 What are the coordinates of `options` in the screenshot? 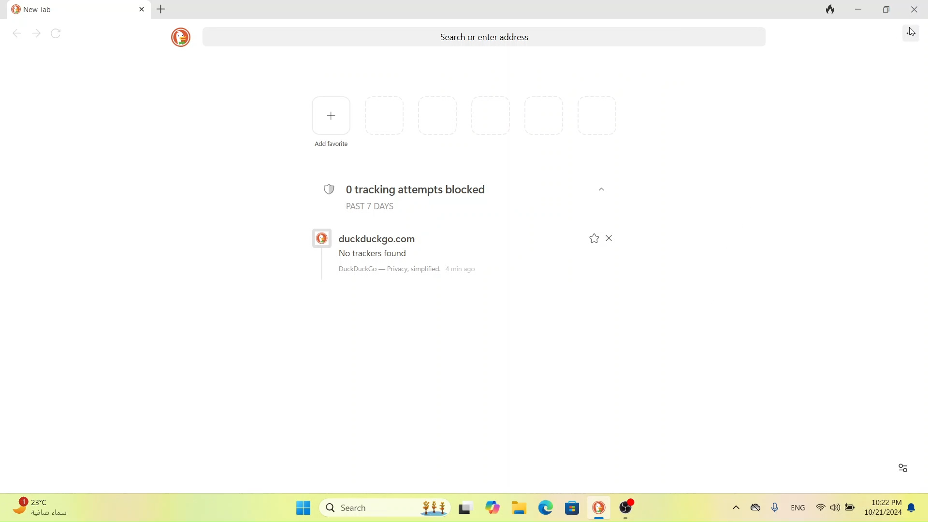 It's located at (911, 32).